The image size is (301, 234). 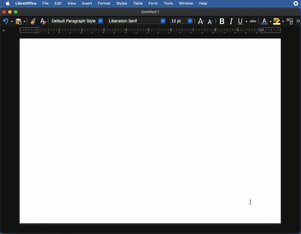 What do you see at coordinates (205, 3) in the screenshot?
I see `Help` at bounding box center [205, 3].